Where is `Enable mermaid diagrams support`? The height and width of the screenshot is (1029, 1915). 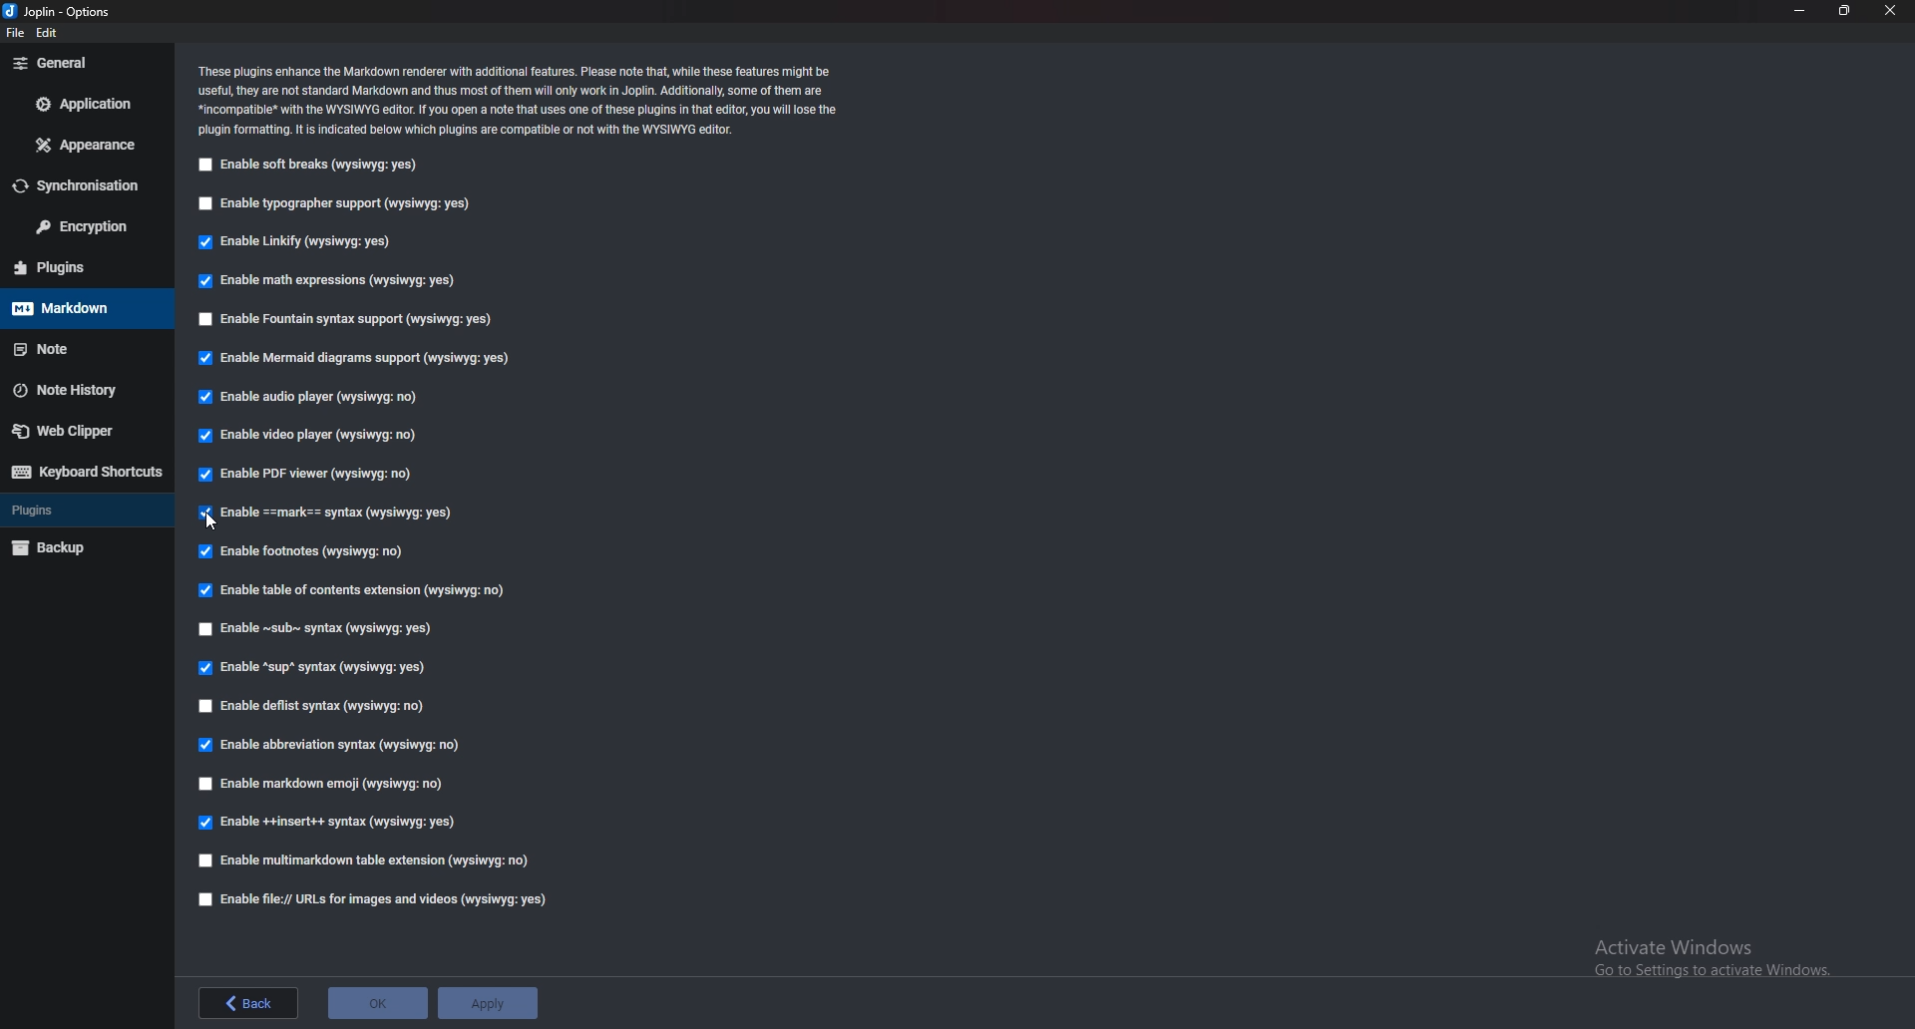
Enable mermaid diagrams support is located at coordinates (352, 358).